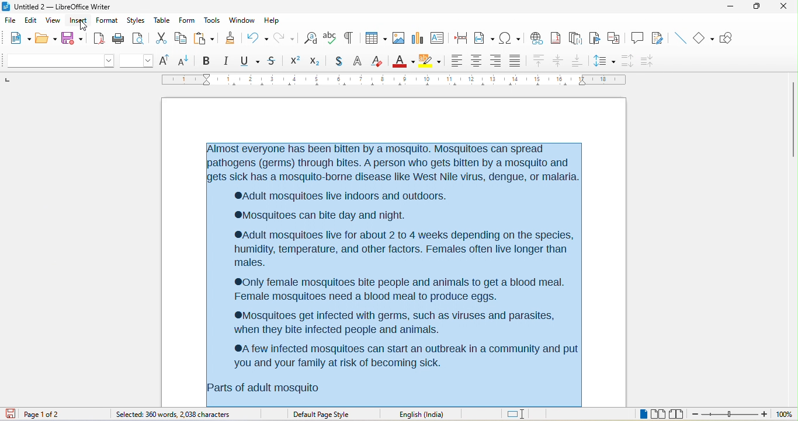 This screenshot has width=798, height=421. What do you see at coordinates (212, 21) in the screenshot?
I see `tools` at bounding box center [212, 21].